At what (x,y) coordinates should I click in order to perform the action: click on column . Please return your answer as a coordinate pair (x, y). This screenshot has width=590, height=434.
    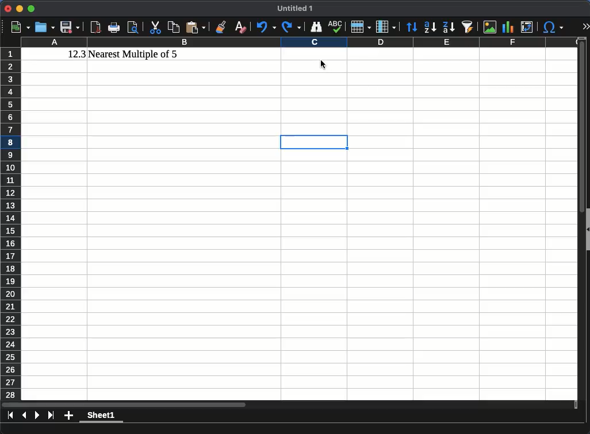
    Looking at the image, I should click on (301, 43).